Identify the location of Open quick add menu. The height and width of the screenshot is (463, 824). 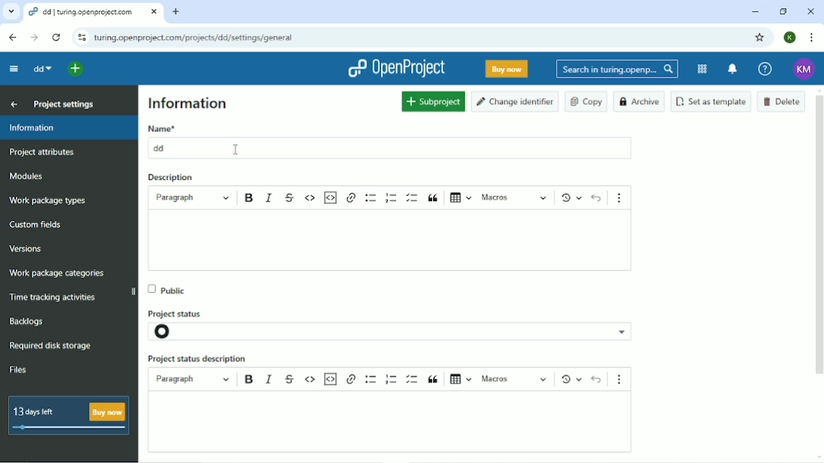
(78, 69).